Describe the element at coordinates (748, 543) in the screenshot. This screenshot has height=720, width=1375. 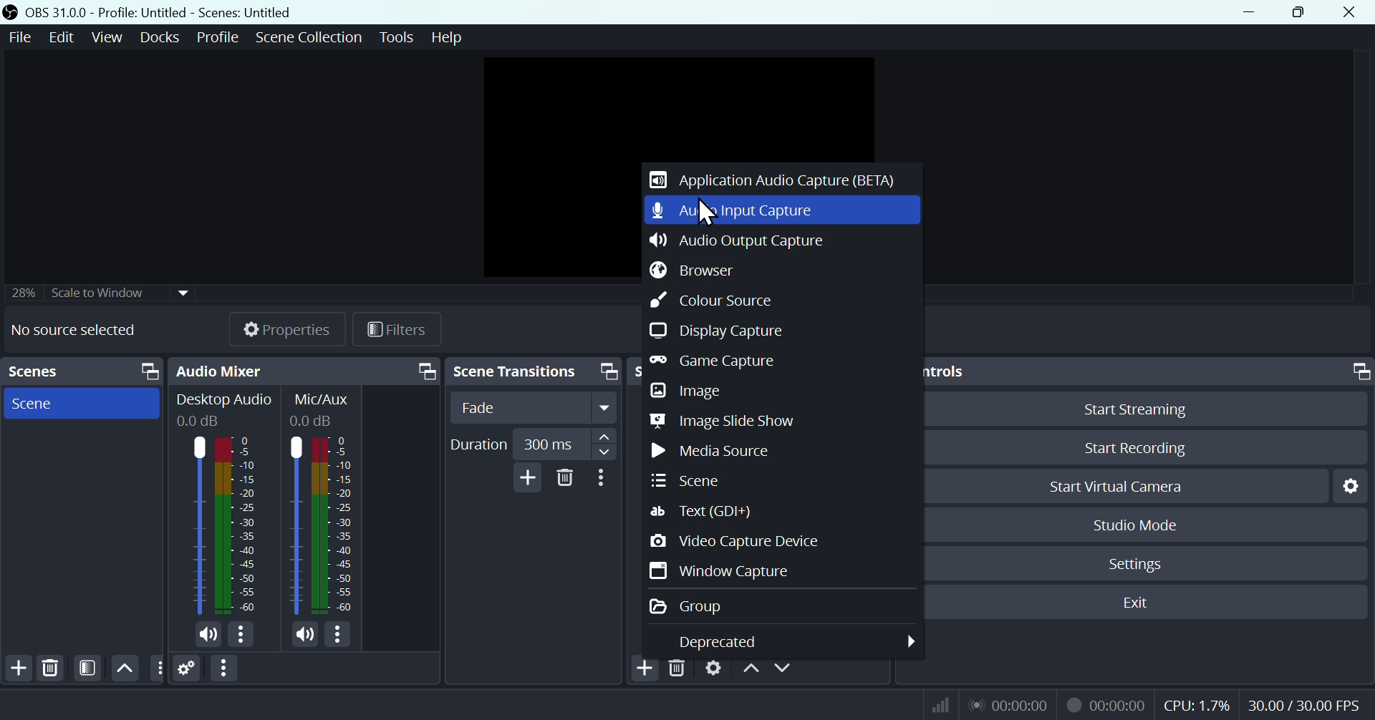
I see `Video capture device` at that location.